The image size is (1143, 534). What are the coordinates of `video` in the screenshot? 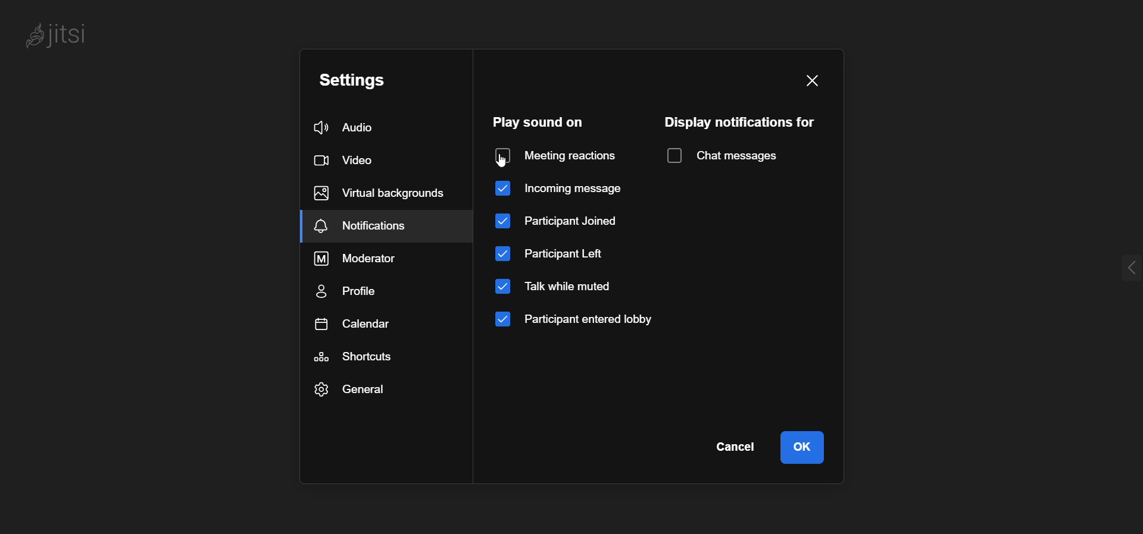 It's located at (351, 161).